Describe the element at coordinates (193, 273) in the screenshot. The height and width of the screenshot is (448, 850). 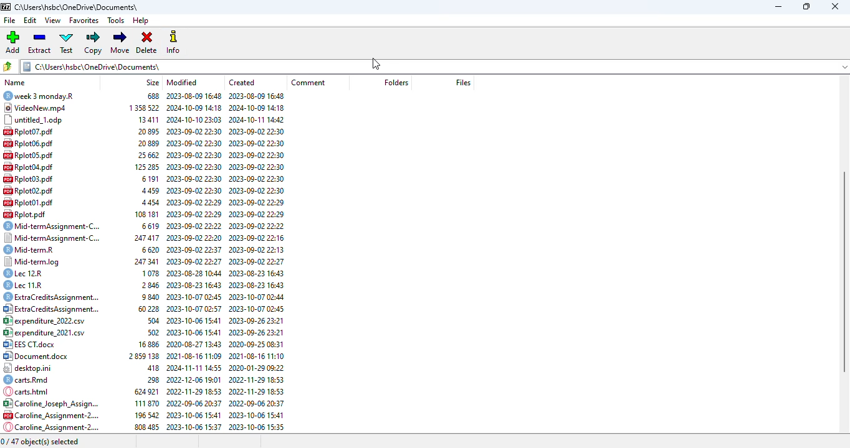
I see `2023-08-28 10:44` at that location.